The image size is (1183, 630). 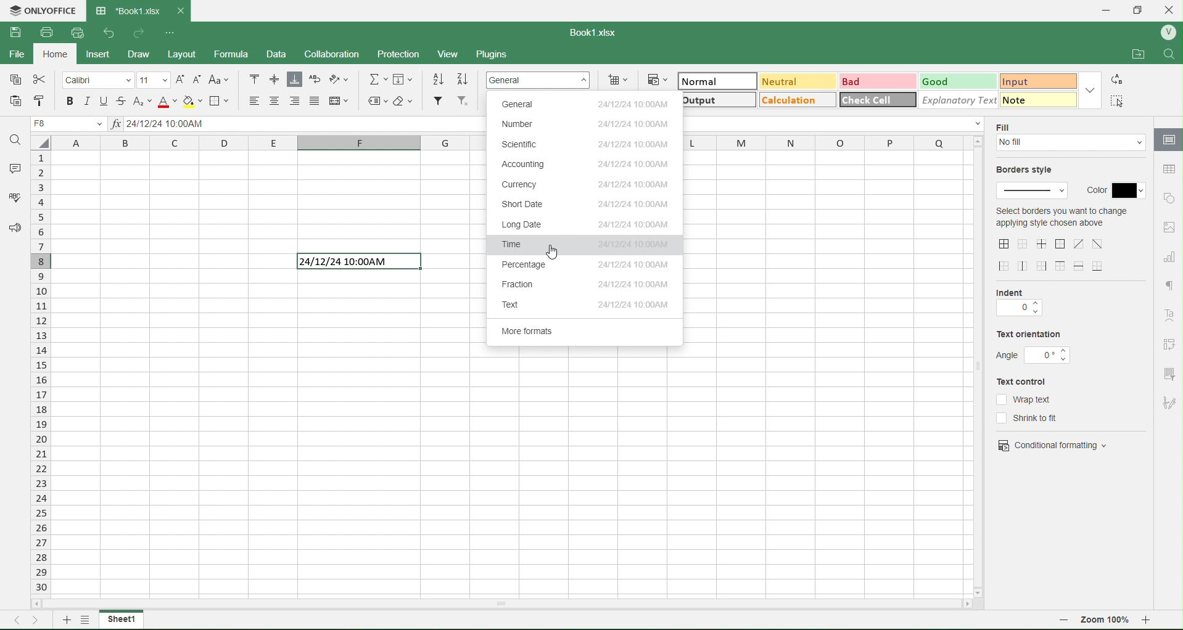 What do you see at coordinates (315, 80) in the screenshot?
I see `Wrap Text` at bounding box center [315, 80].